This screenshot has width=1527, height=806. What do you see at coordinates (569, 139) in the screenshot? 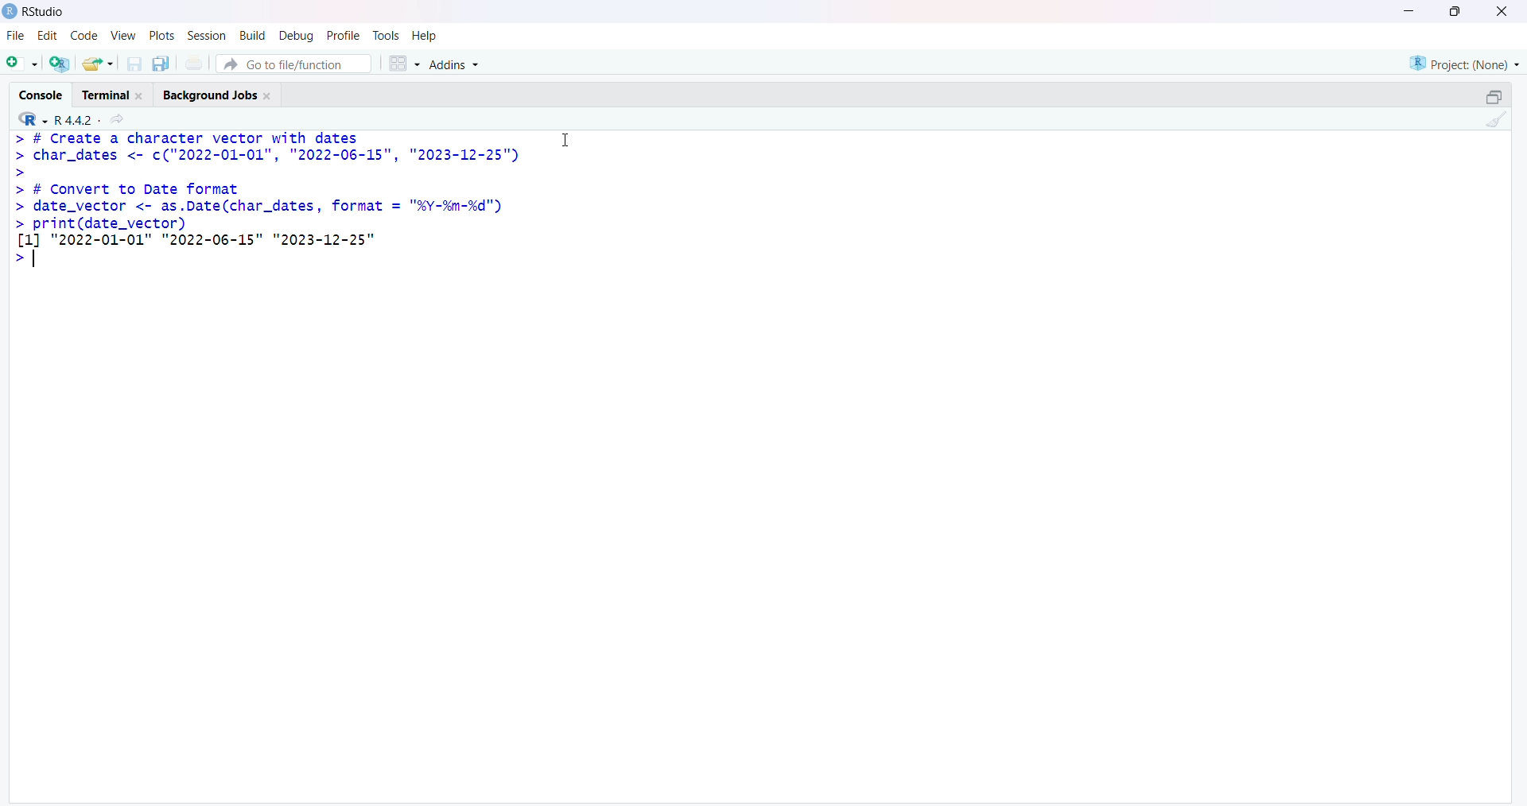
I see `Cursor` at bounding box center [569, 139].